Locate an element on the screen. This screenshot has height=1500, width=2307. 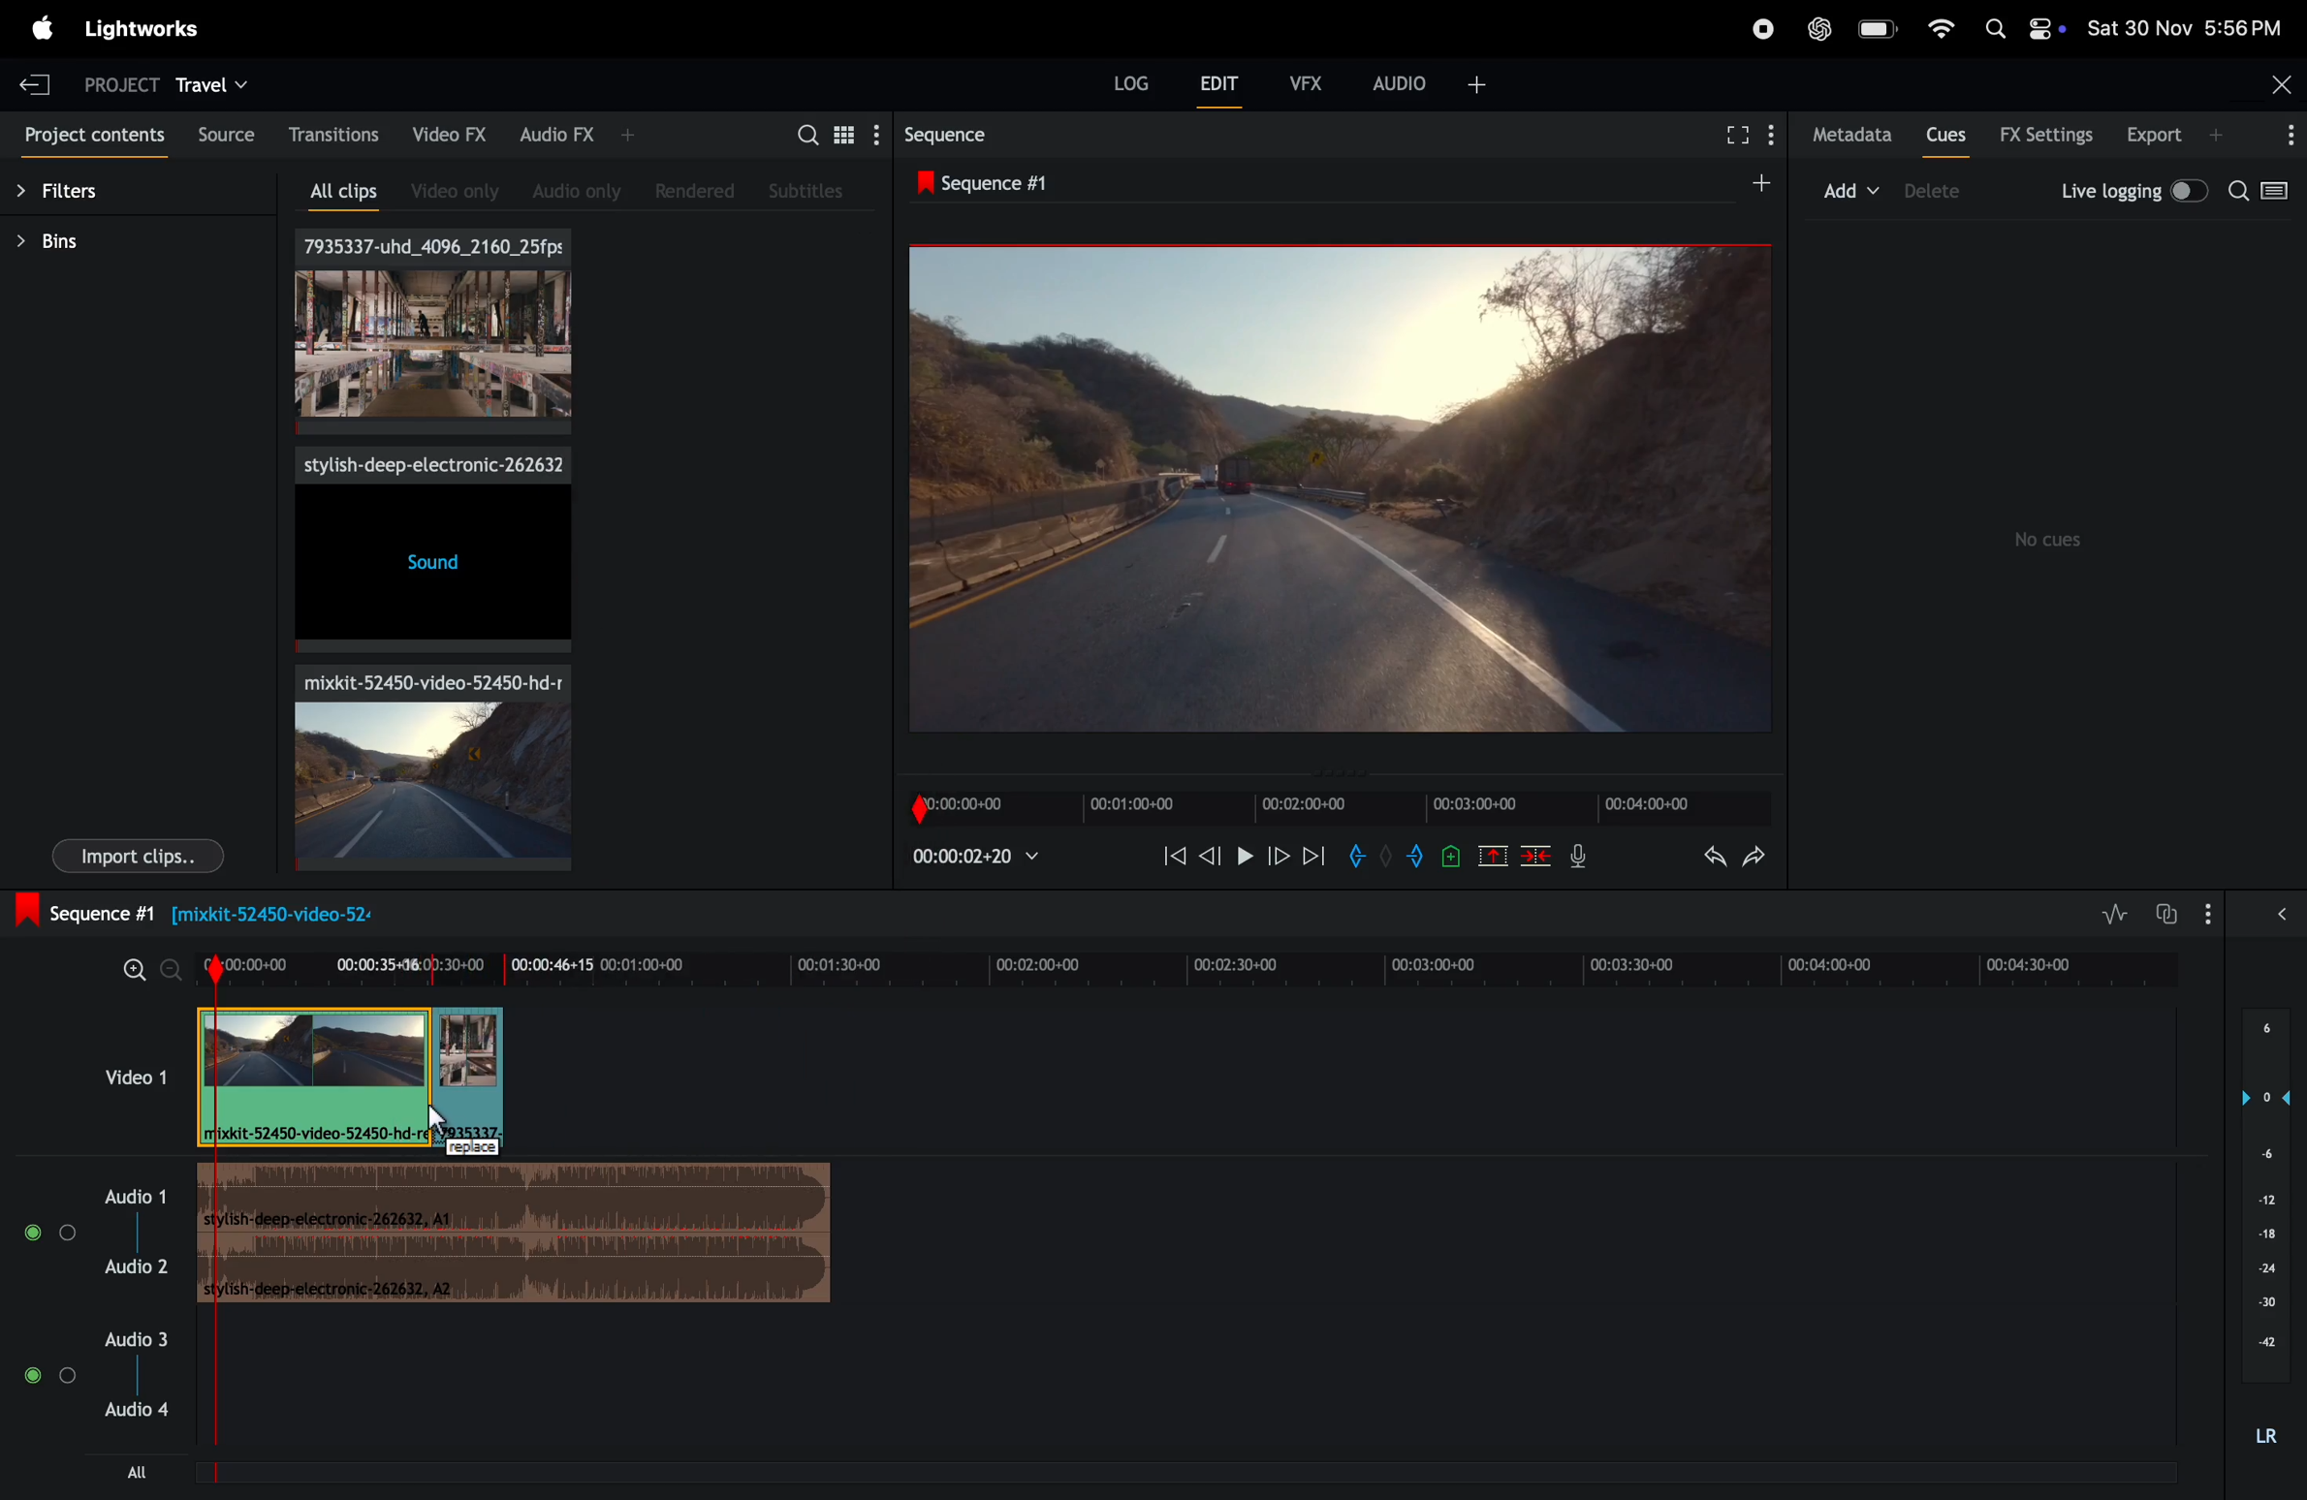
cut is located at coordinates (1492, 856).